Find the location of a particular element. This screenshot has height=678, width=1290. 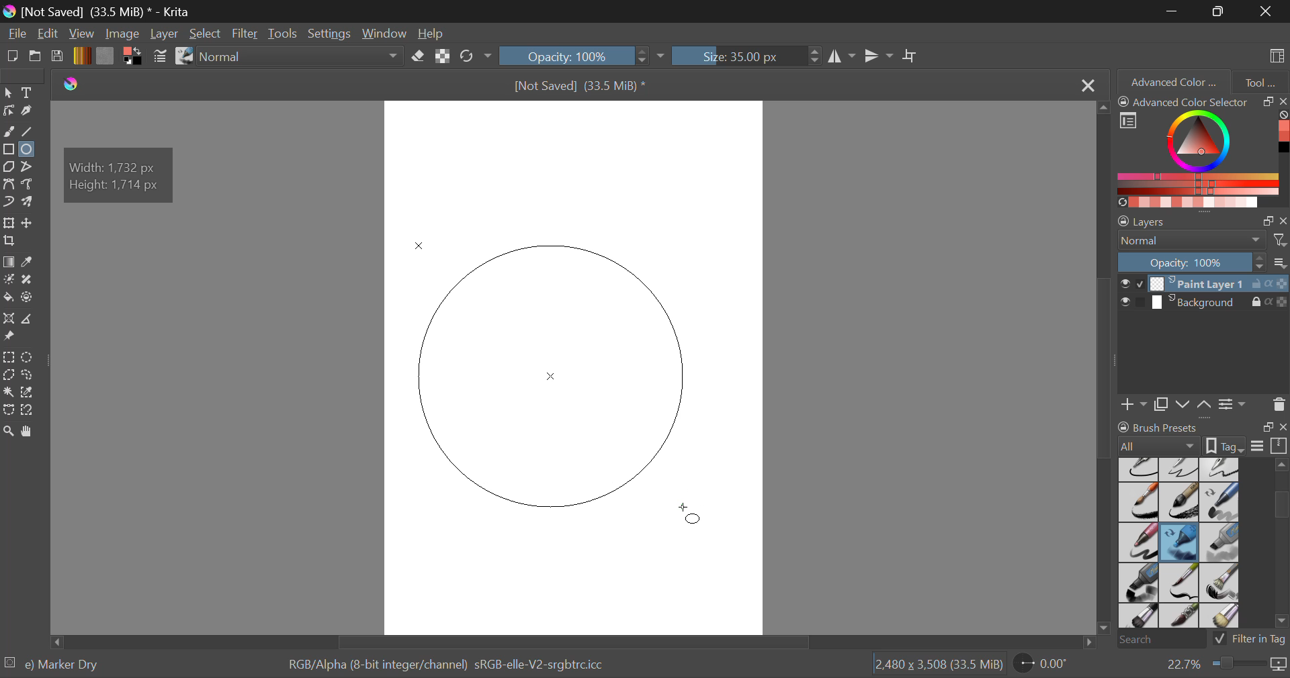

Close is located at coordinates (1086, 86).